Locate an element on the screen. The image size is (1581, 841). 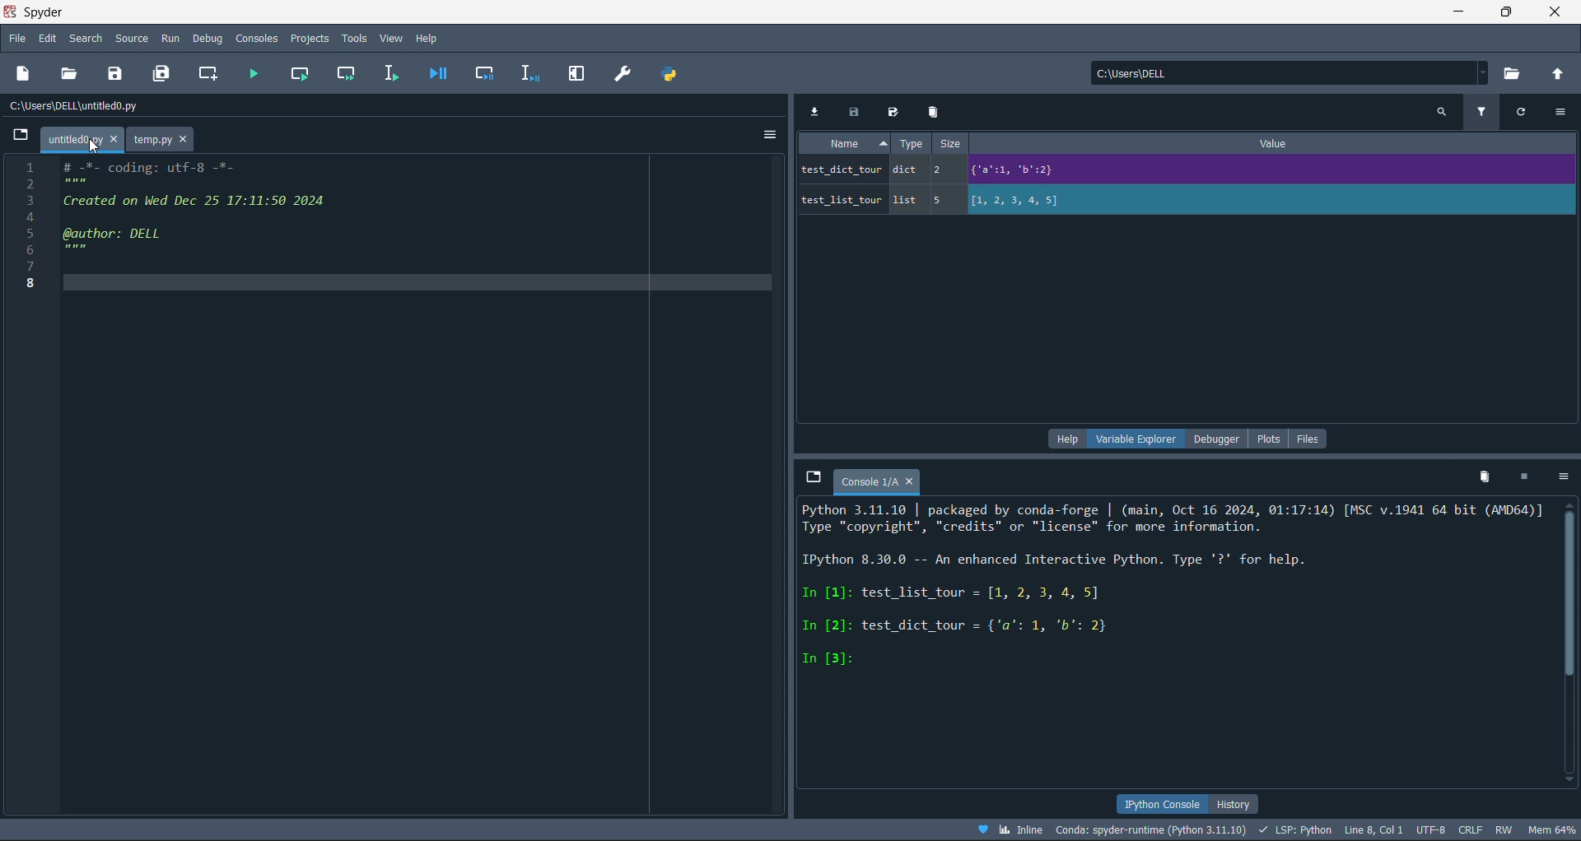
spyder logo is located at coordinates (14, 13).